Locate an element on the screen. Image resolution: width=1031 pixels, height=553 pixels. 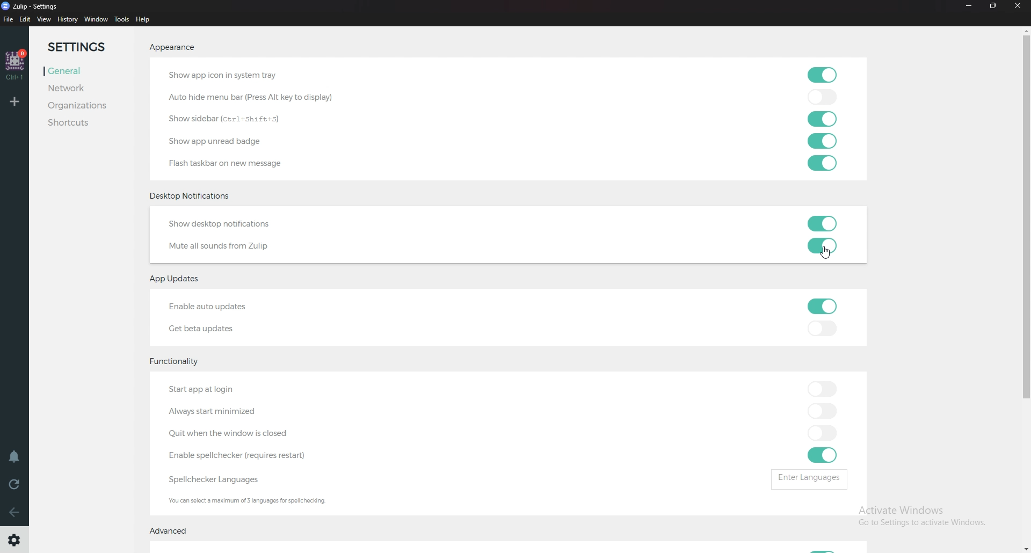
spell Checker languages is located at coordinates (214, 480).